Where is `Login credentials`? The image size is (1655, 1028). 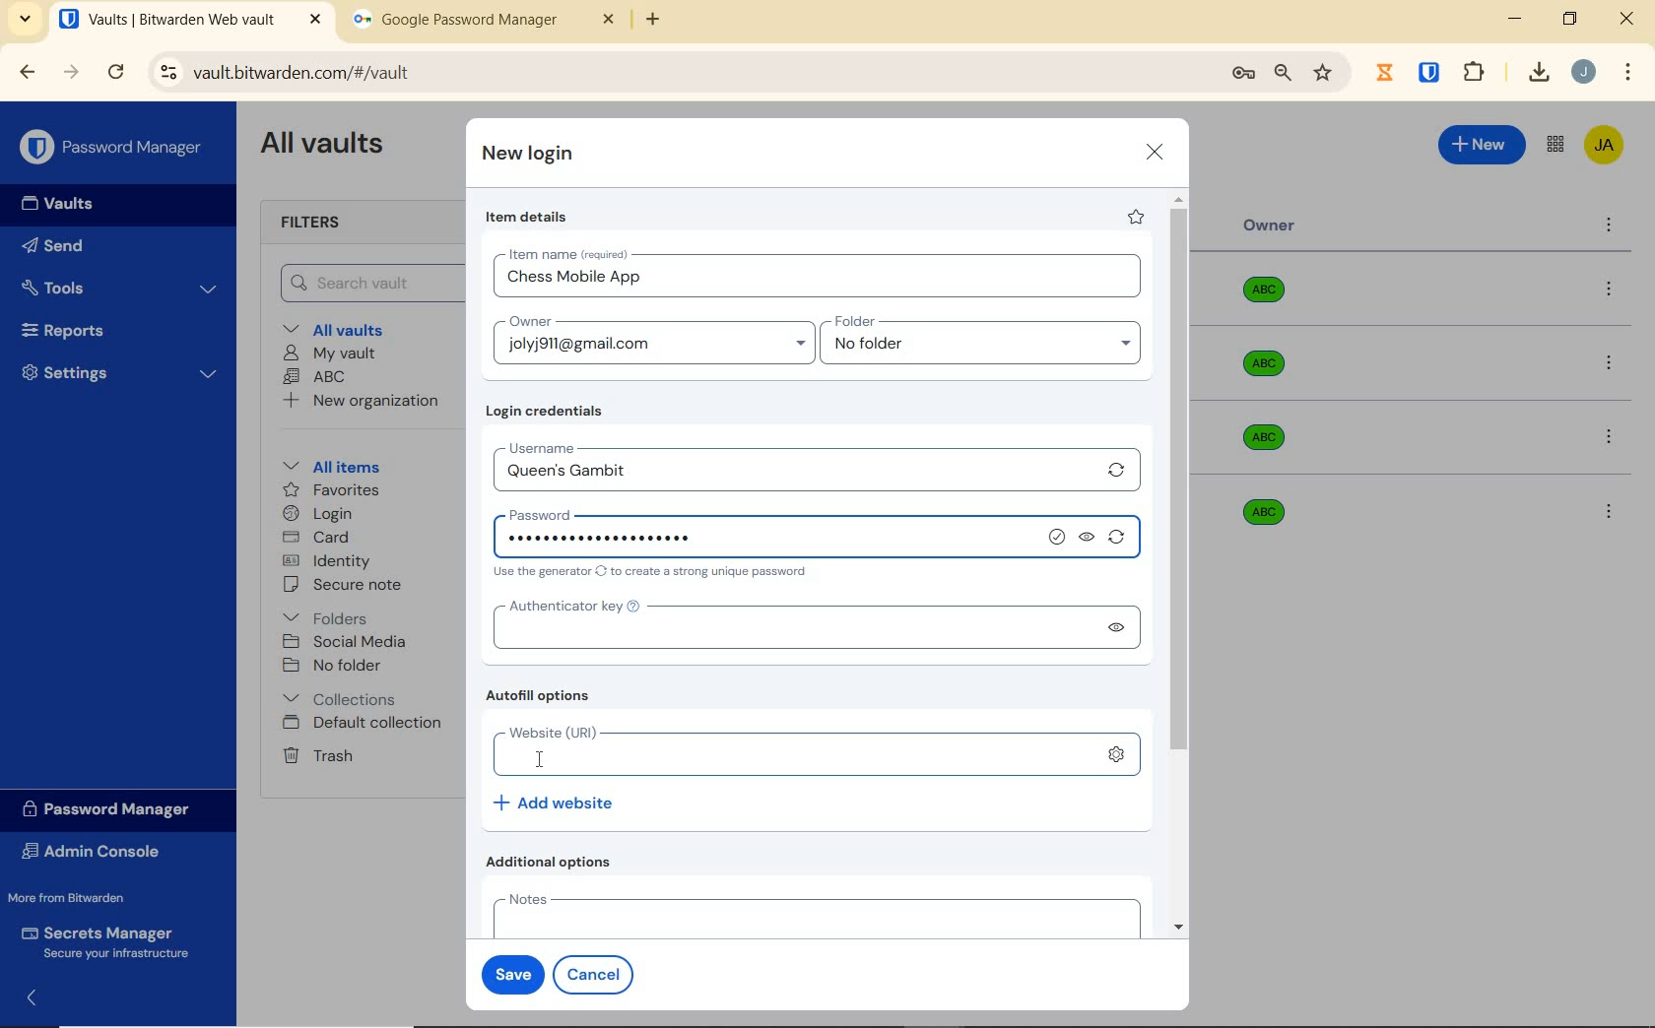
Login credentials is located at coordinates (549, 412).